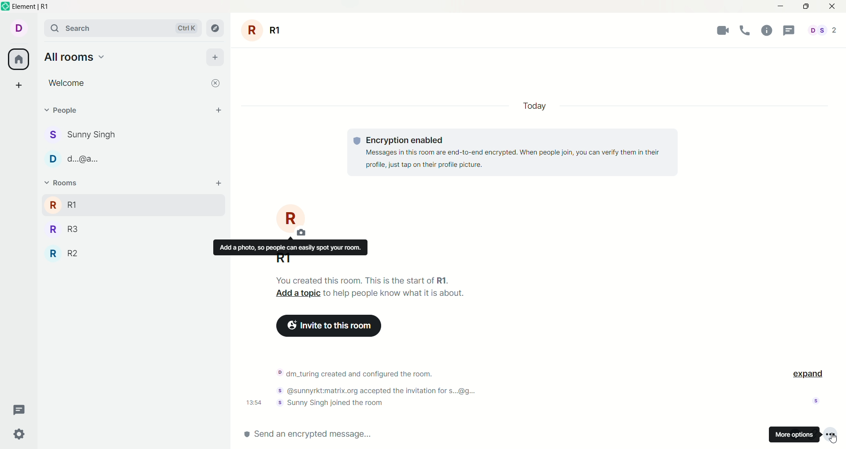 The width and height of the screenshot is (846, 449). I want to click on Sunny Singh chat, so click(81, 135).